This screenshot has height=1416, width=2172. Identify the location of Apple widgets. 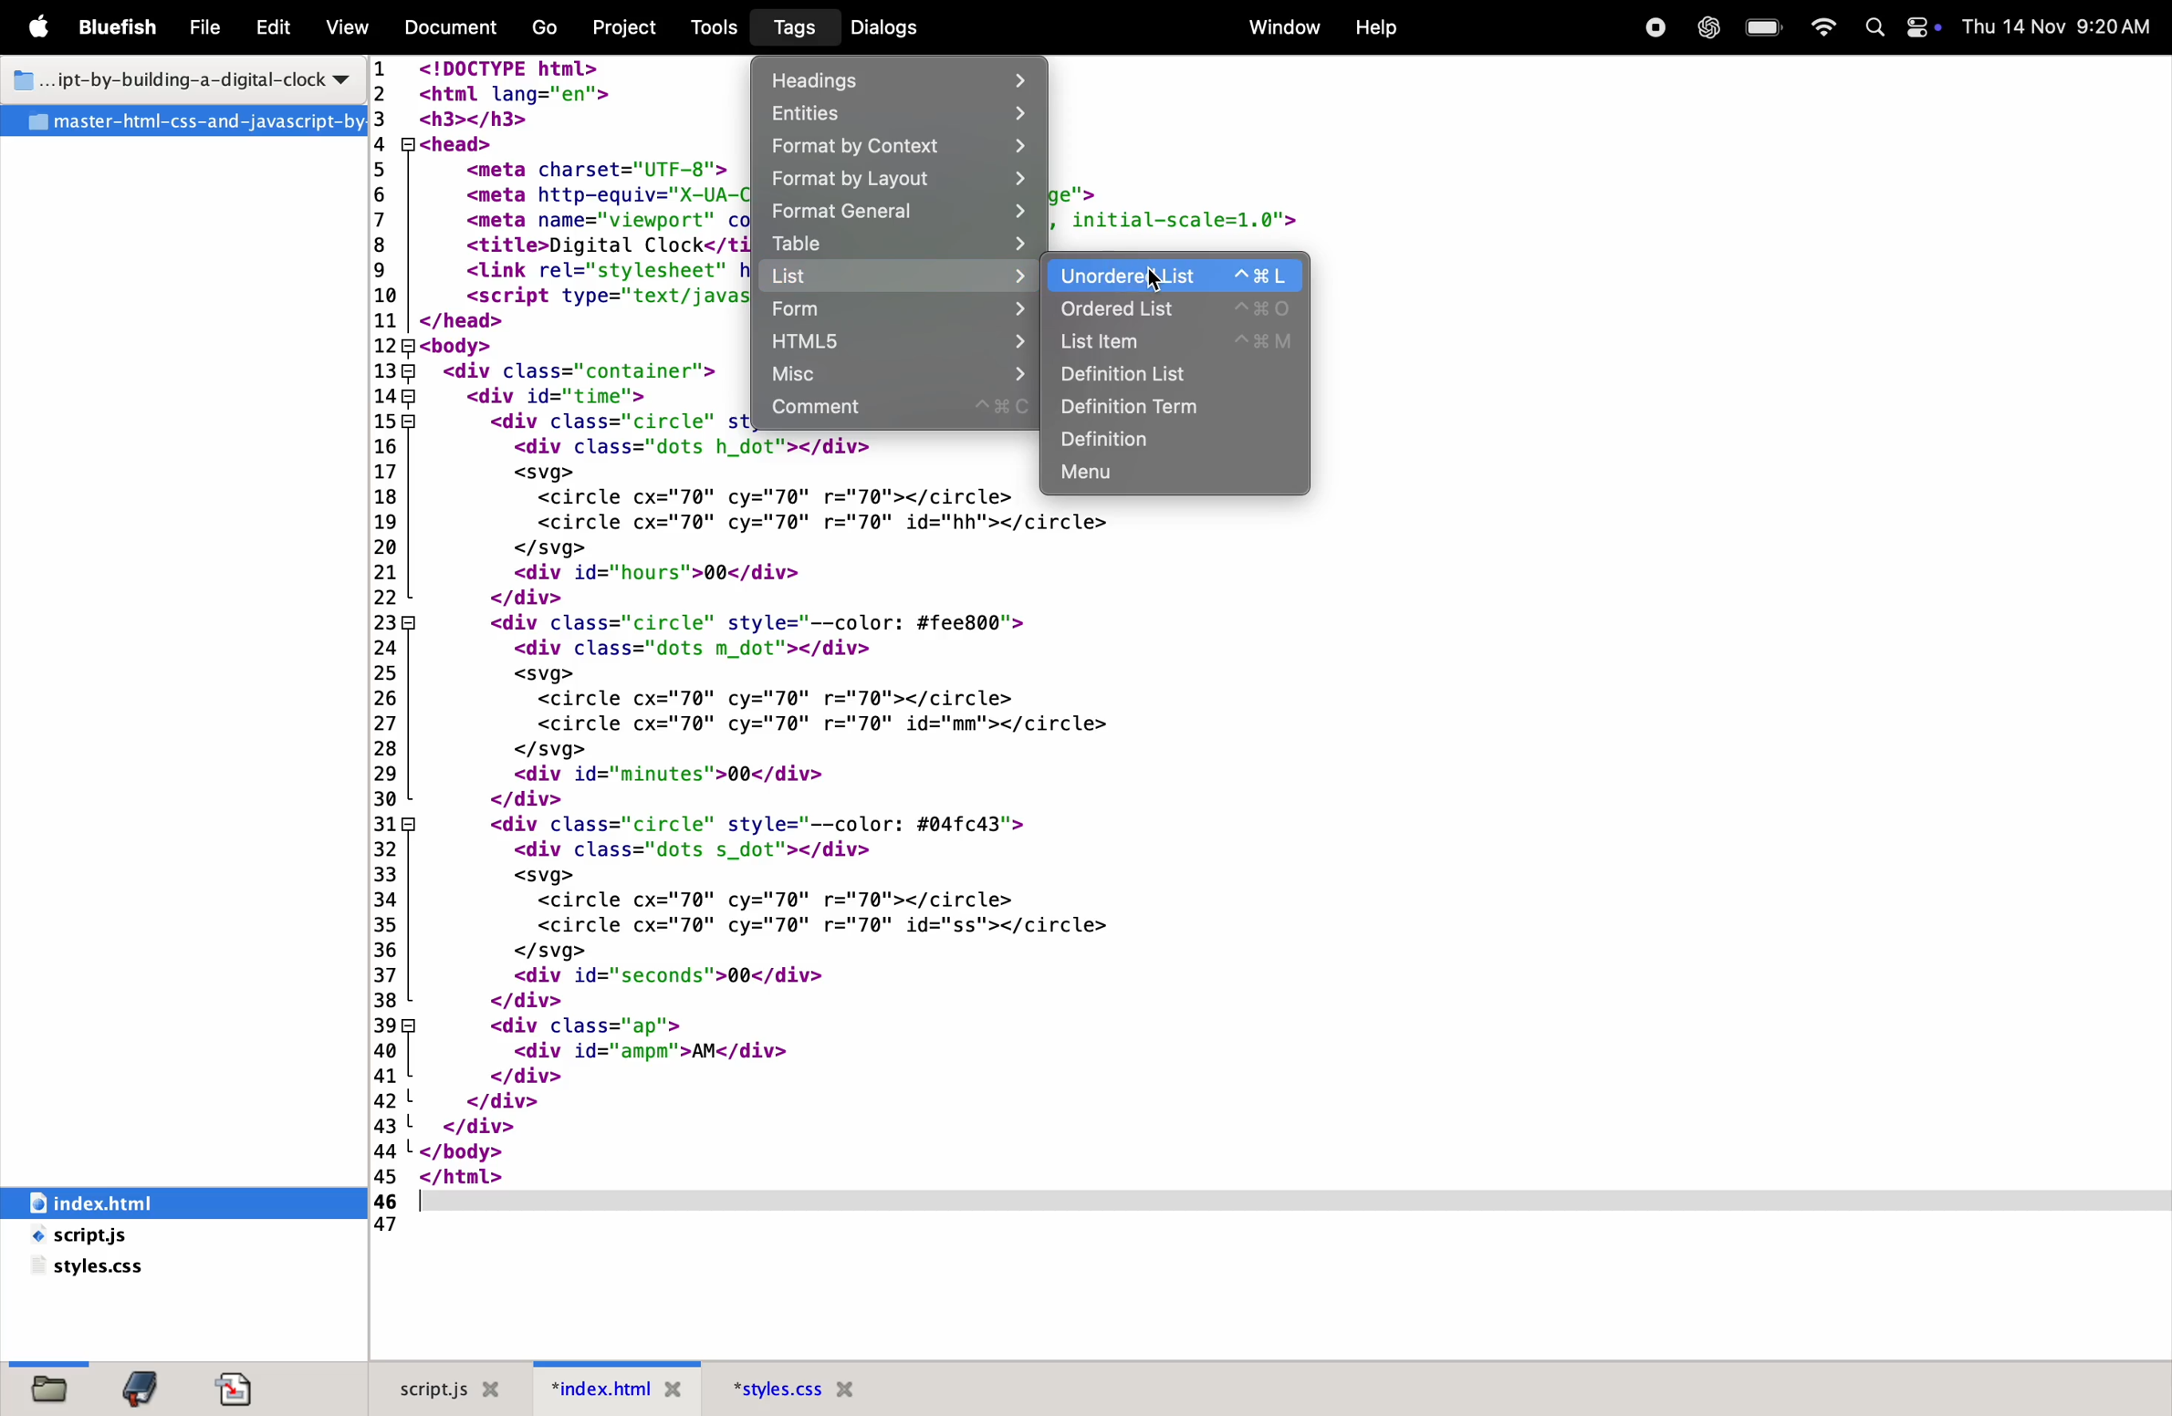
(1897, 28).